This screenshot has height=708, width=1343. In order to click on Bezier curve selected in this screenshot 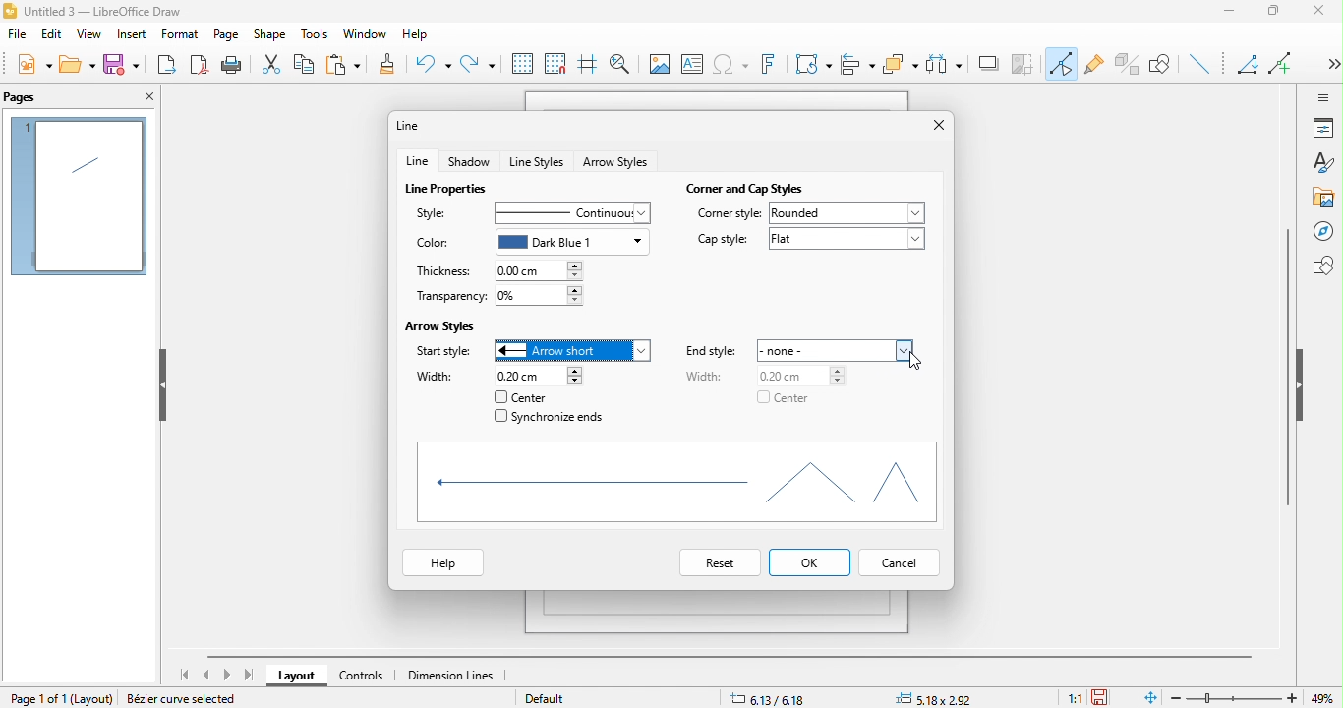, I will do `click(188, 700)`.